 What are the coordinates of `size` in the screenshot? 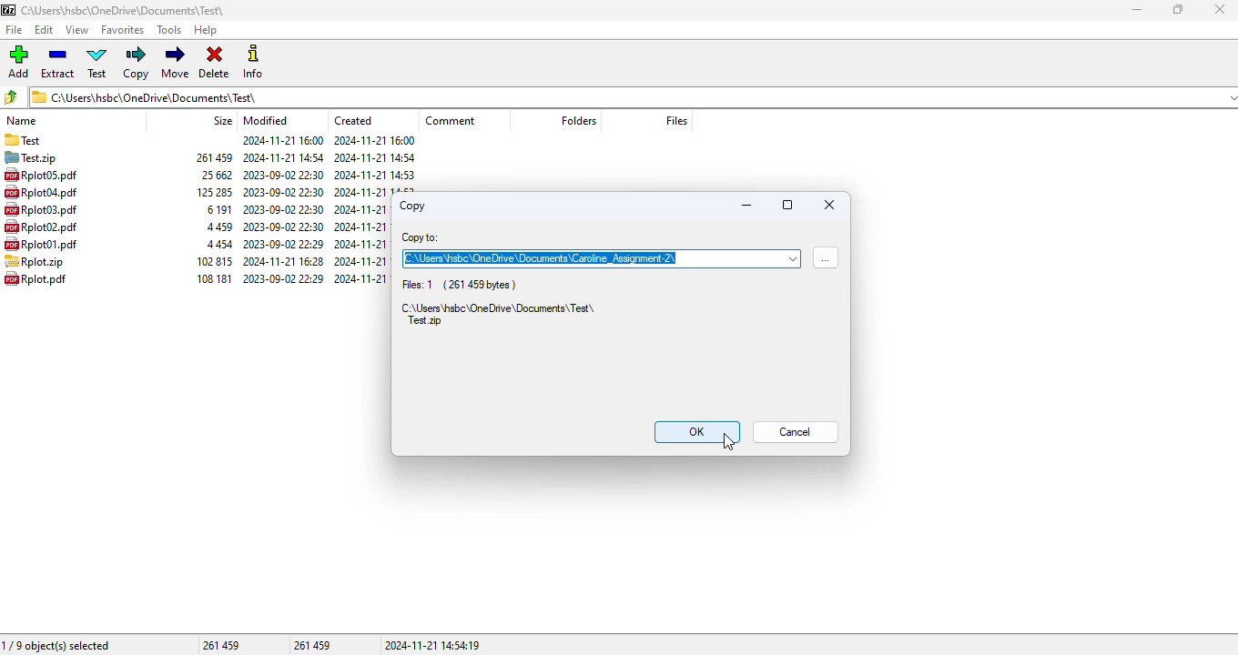 It's located at (217, 209).